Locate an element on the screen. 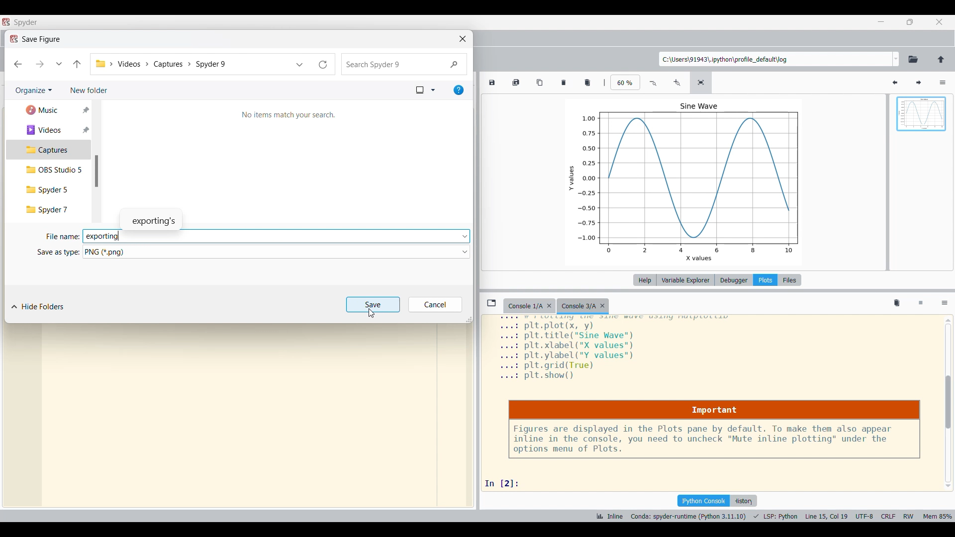  Description of current folder is located at coordinates (286, 114).